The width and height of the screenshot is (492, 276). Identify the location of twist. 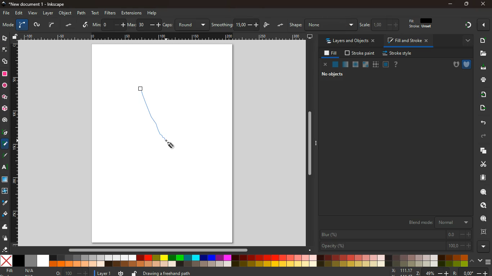
(4, 192).